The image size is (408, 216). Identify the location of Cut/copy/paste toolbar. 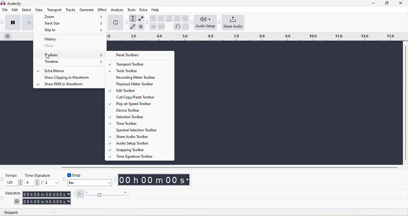
(143, 97).